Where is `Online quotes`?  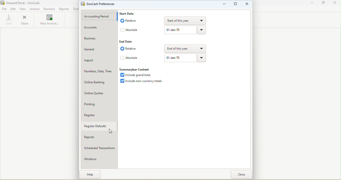
Online quotes is located at coordinates (99, 93).